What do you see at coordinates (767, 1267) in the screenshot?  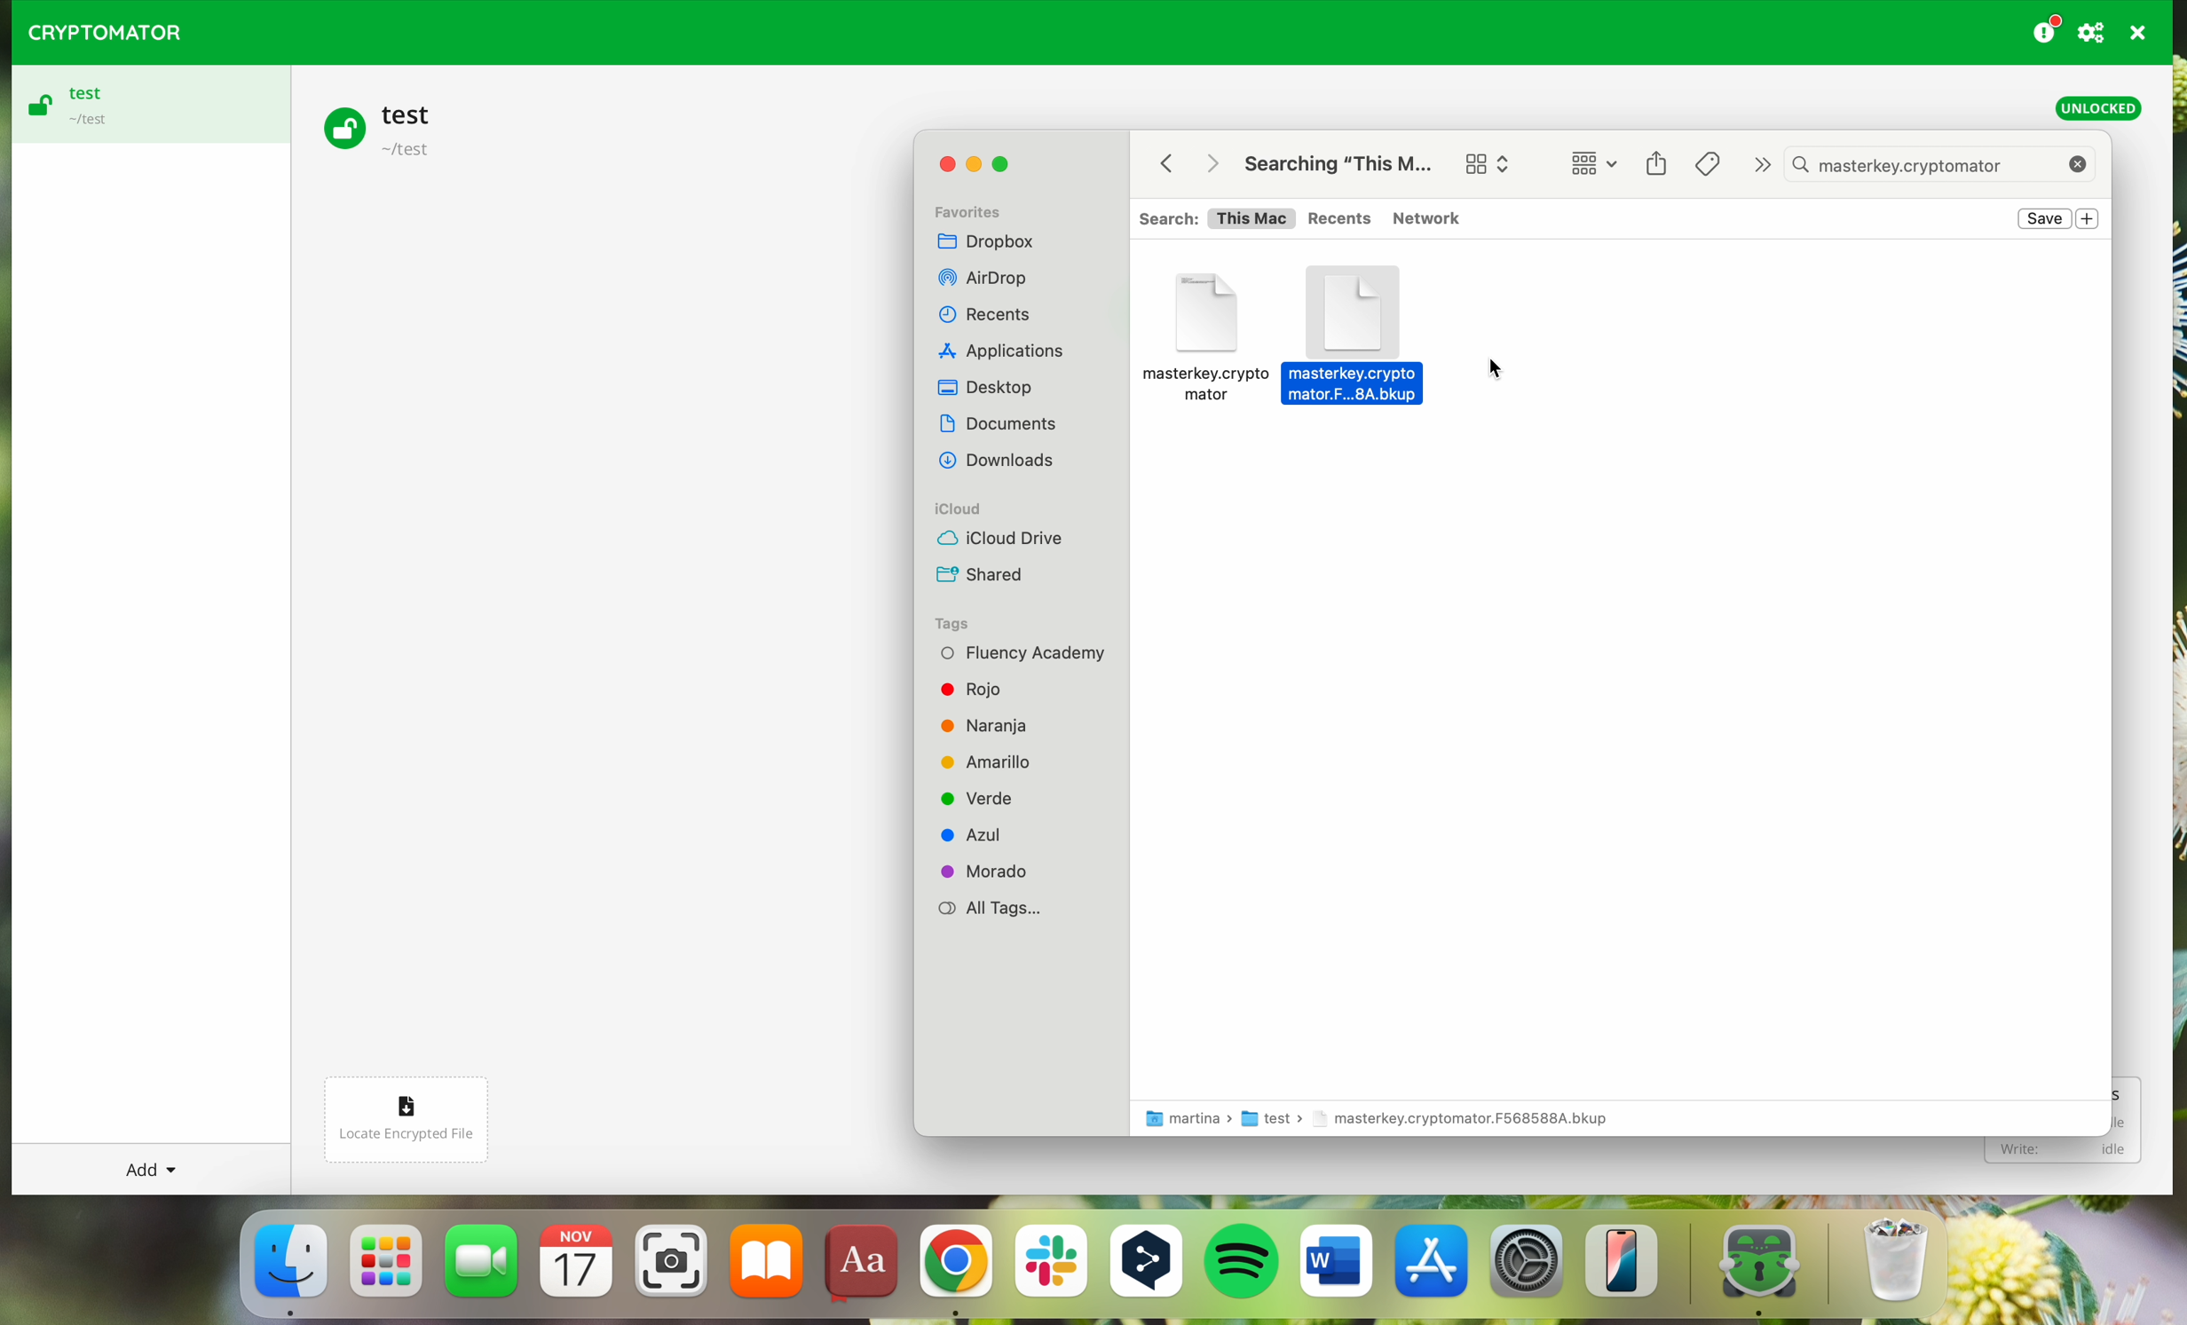 I see `iBooks` at bounding box center [767, 1267].